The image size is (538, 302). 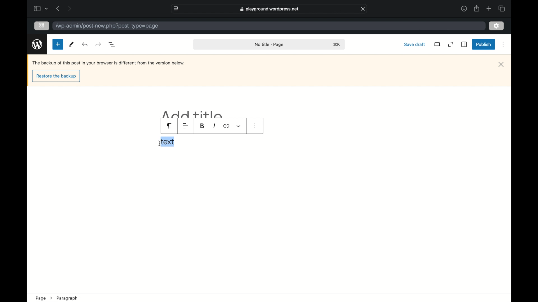 What do you see at coordinates (484, 45) in the screenshot?
I see `publish` at bounding box center [484, 45].